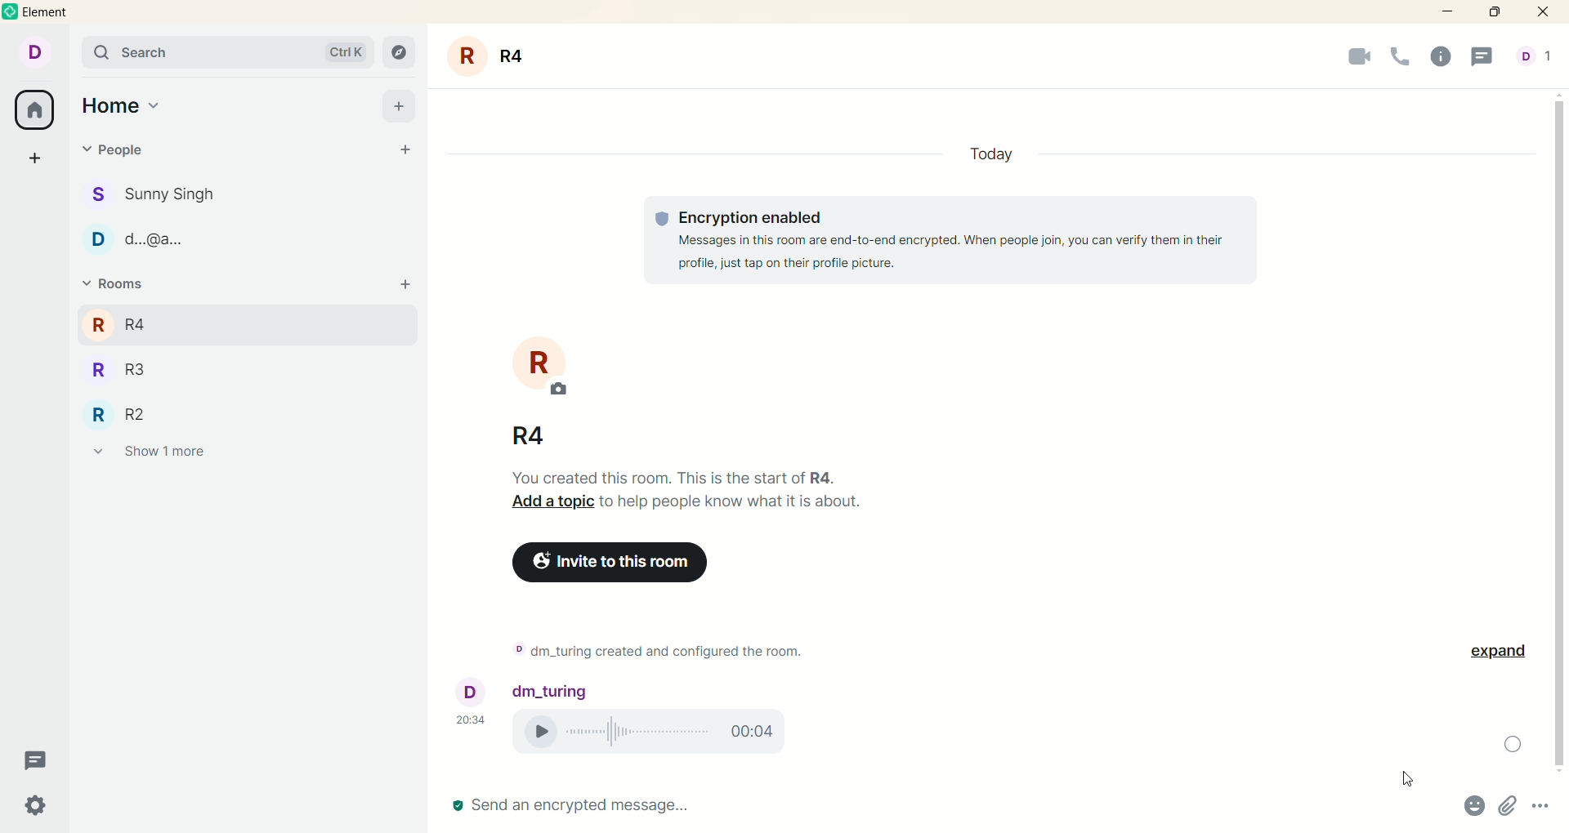 This screenshot has width=1569, height=833. What do you see at coordinates (400, 51) in the screenshot?
I see `explore rooms` at bounding box center [400, 51].